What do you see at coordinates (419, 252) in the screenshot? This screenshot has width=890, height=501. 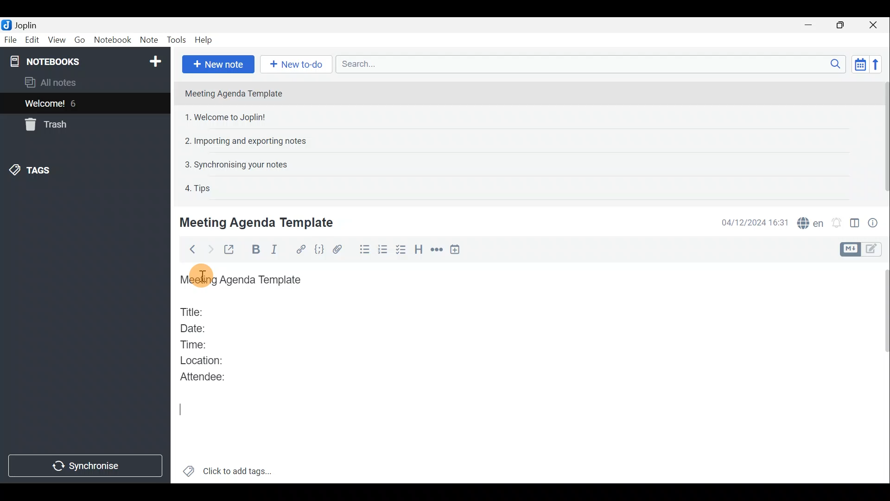 I see `Heading` at bounding box center [419, 252].